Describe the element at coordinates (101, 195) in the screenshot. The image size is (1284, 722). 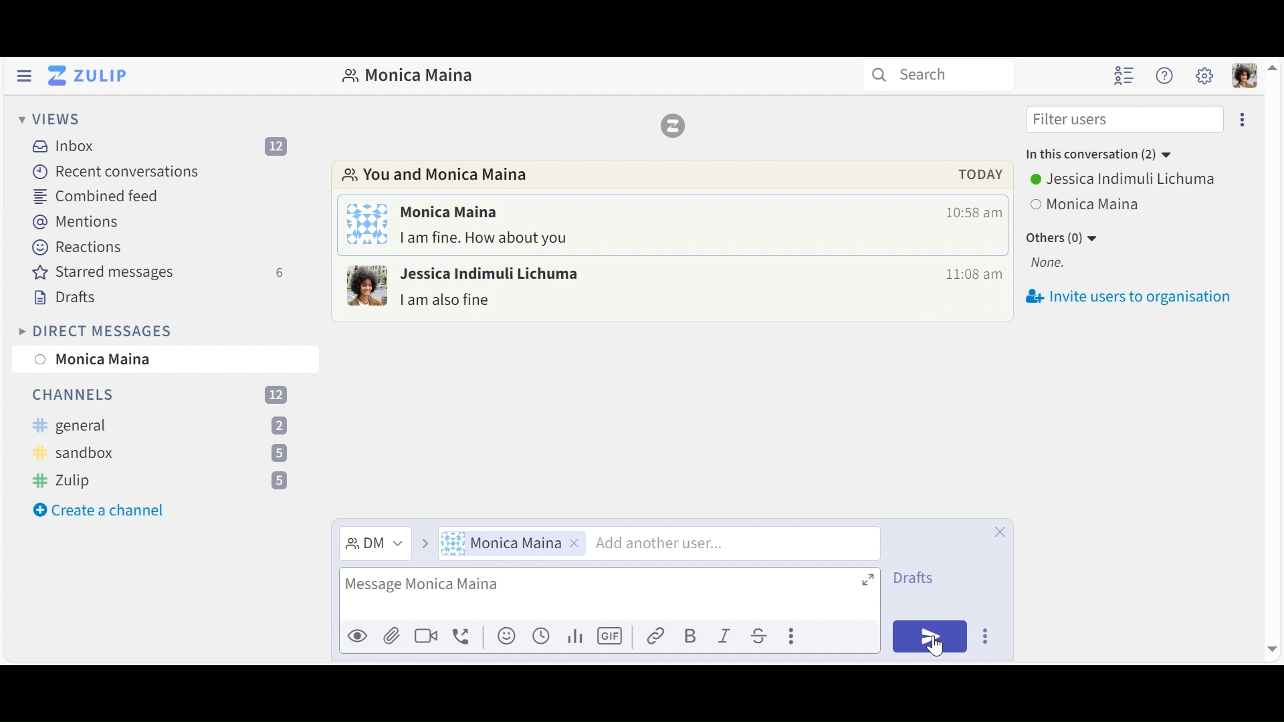
I see `Combined feed` at that location.